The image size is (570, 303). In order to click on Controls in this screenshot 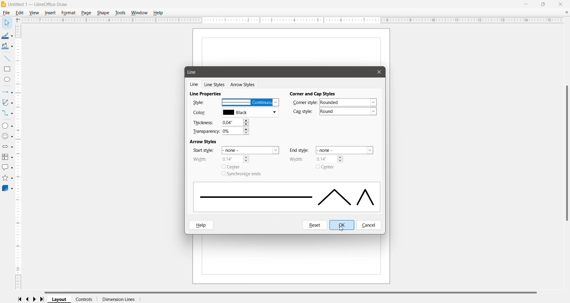, I will do `click(84, 300)`.